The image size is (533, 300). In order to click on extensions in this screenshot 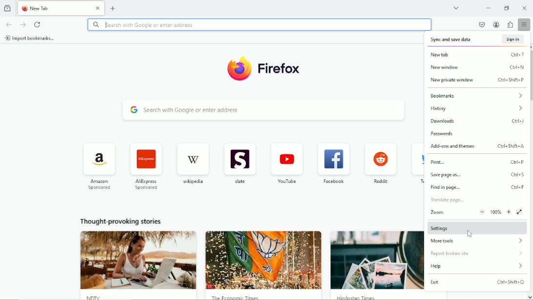, I will do `click(510, 24)`.